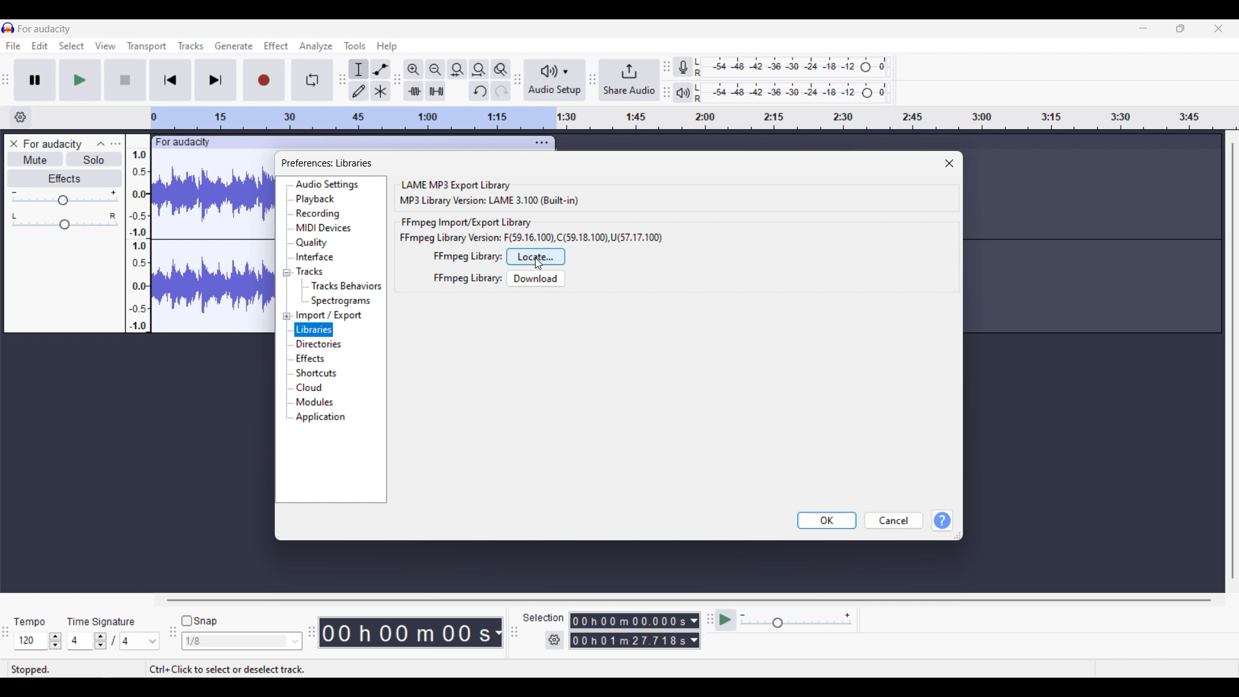  I want to click on Record/Record new track, so click(265, 81).